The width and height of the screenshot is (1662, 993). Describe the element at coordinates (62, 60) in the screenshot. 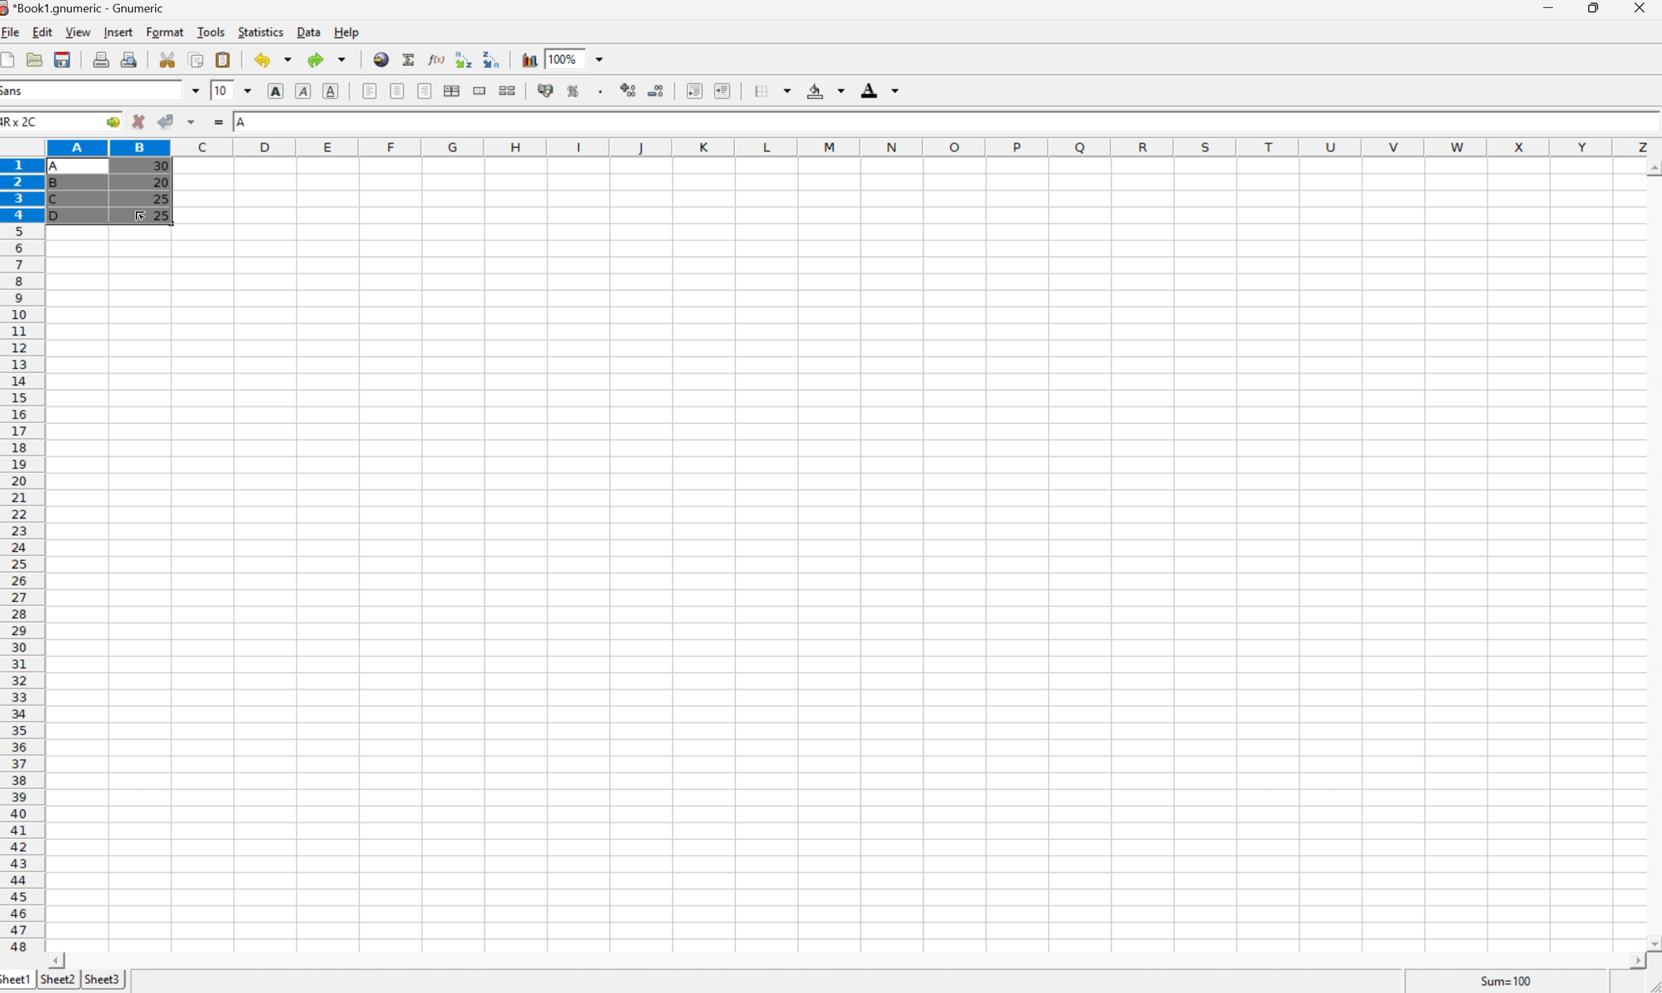

I see `Save the current workbook` at that location.